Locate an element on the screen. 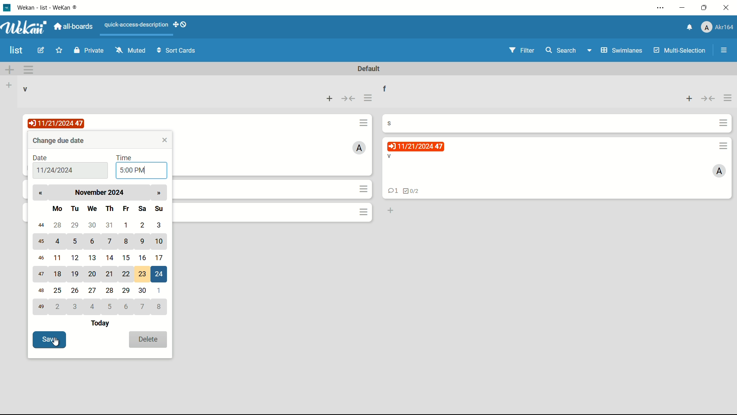 This screenshot has width=737, height=415. default is located at coordinates (370, 69).